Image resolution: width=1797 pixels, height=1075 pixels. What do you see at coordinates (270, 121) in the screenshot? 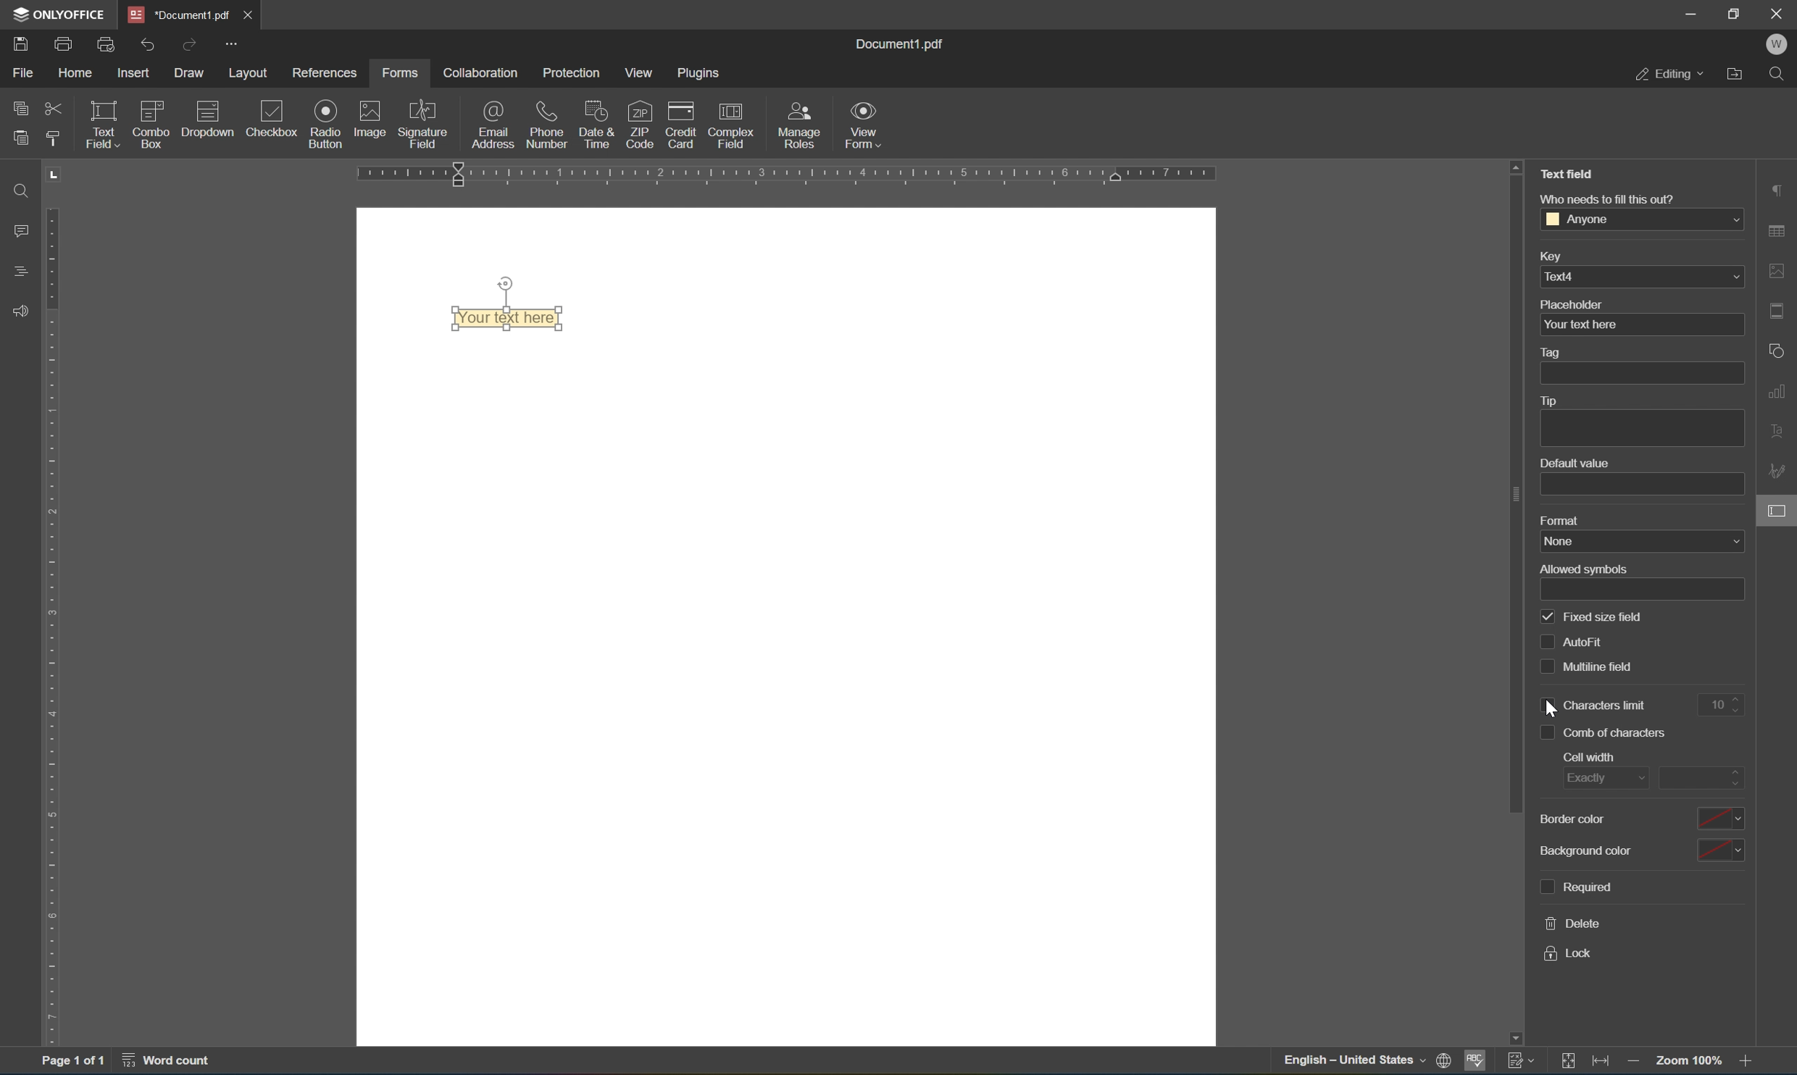
I see `checkbox` at bounding box center [270, 121].